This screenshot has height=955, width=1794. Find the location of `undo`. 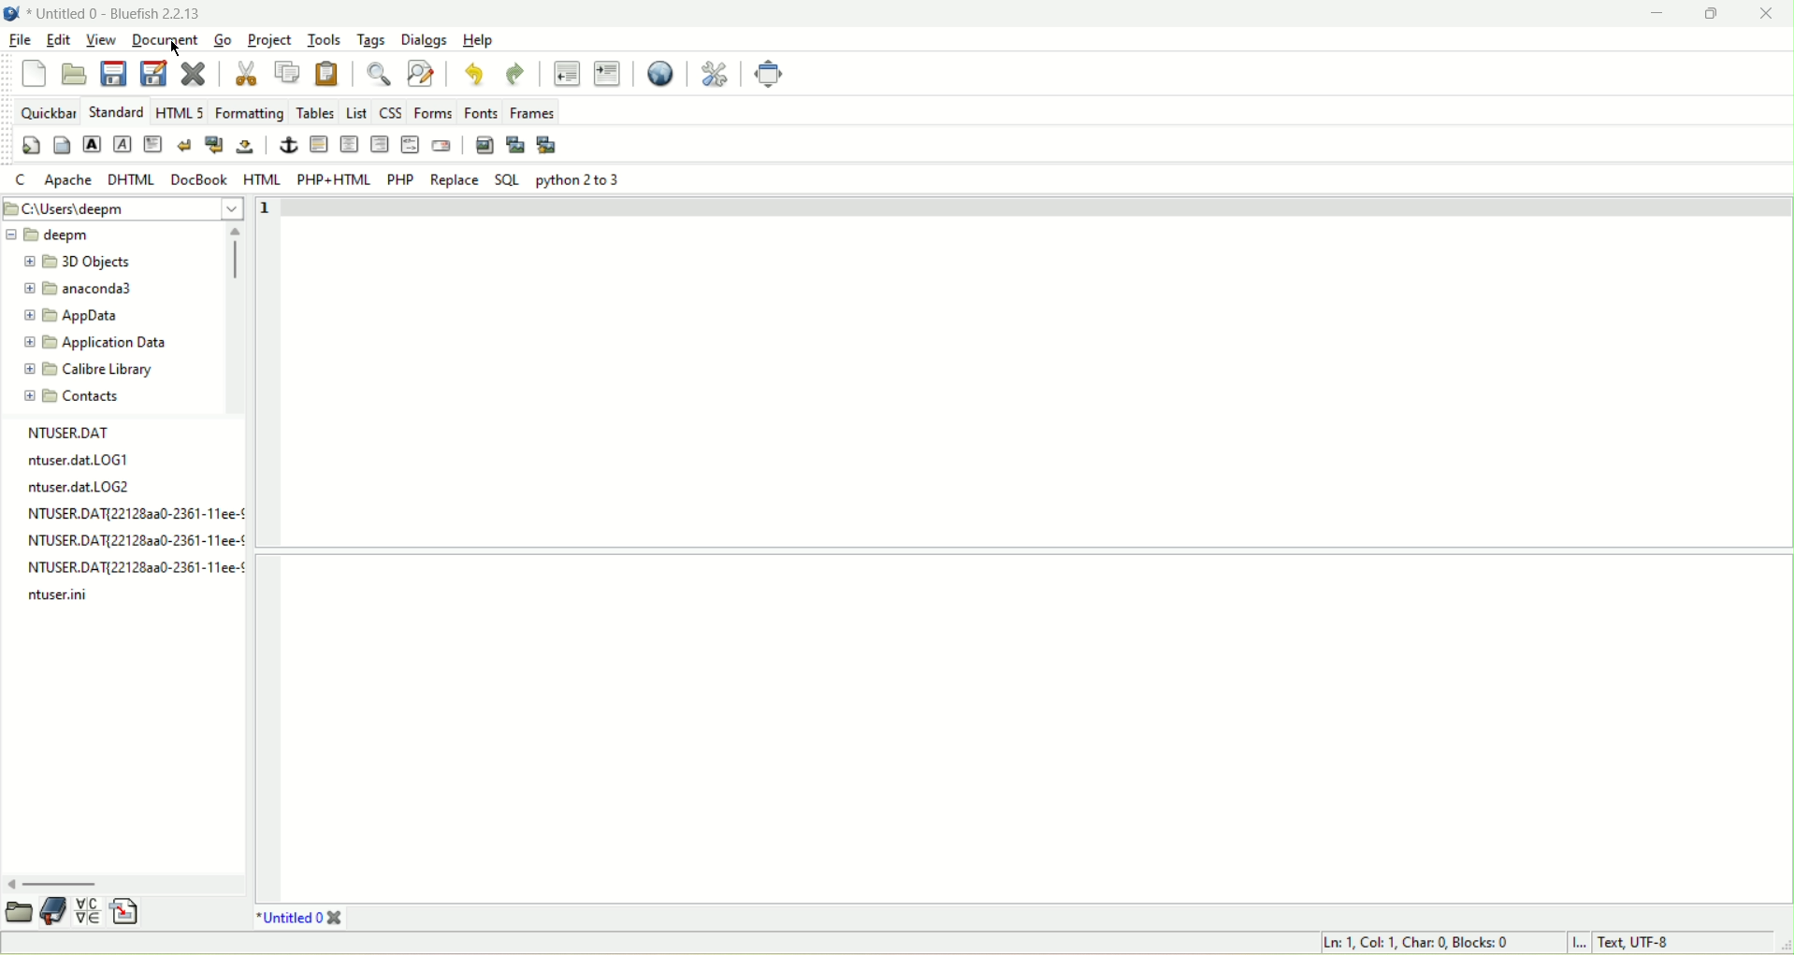

undo is located at coordinates (471, 75).